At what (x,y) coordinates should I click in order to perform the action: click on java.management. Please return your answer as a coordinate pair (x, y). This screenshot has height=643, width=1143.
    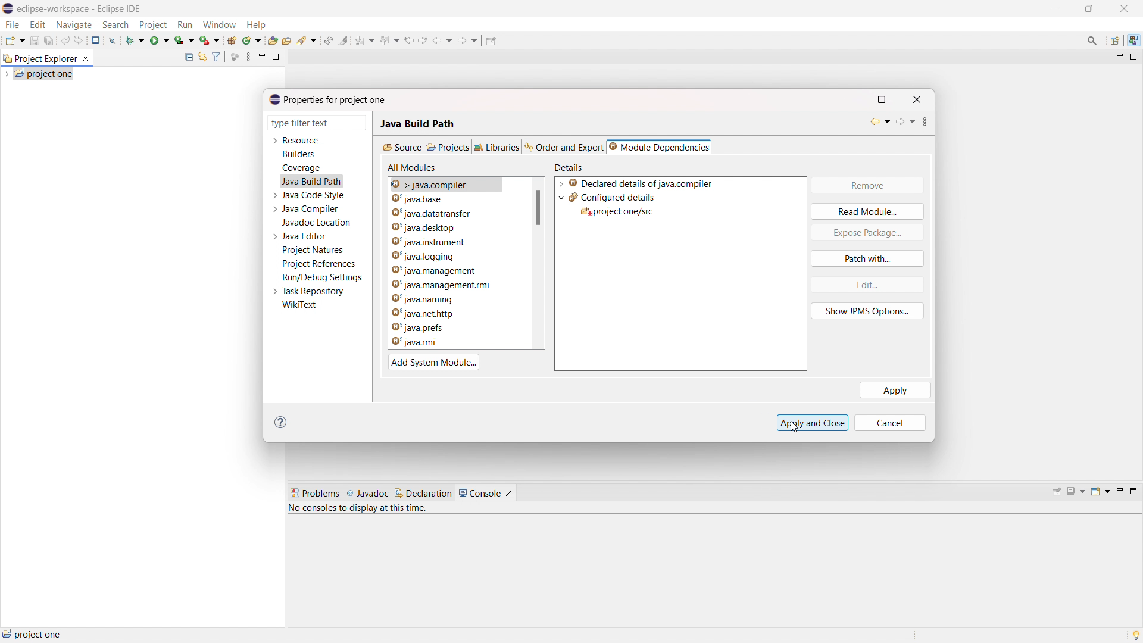
    Looking at the image, I should click on (447, 270).